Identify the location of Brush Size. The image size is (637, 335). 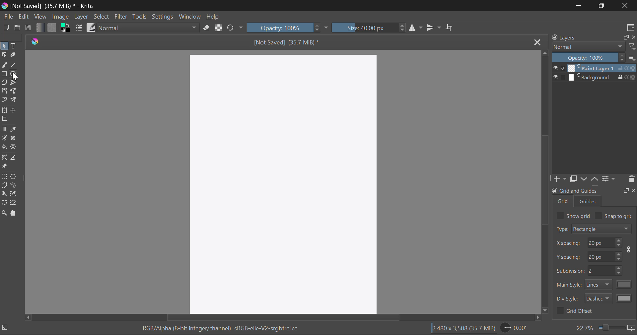
(368, 27).